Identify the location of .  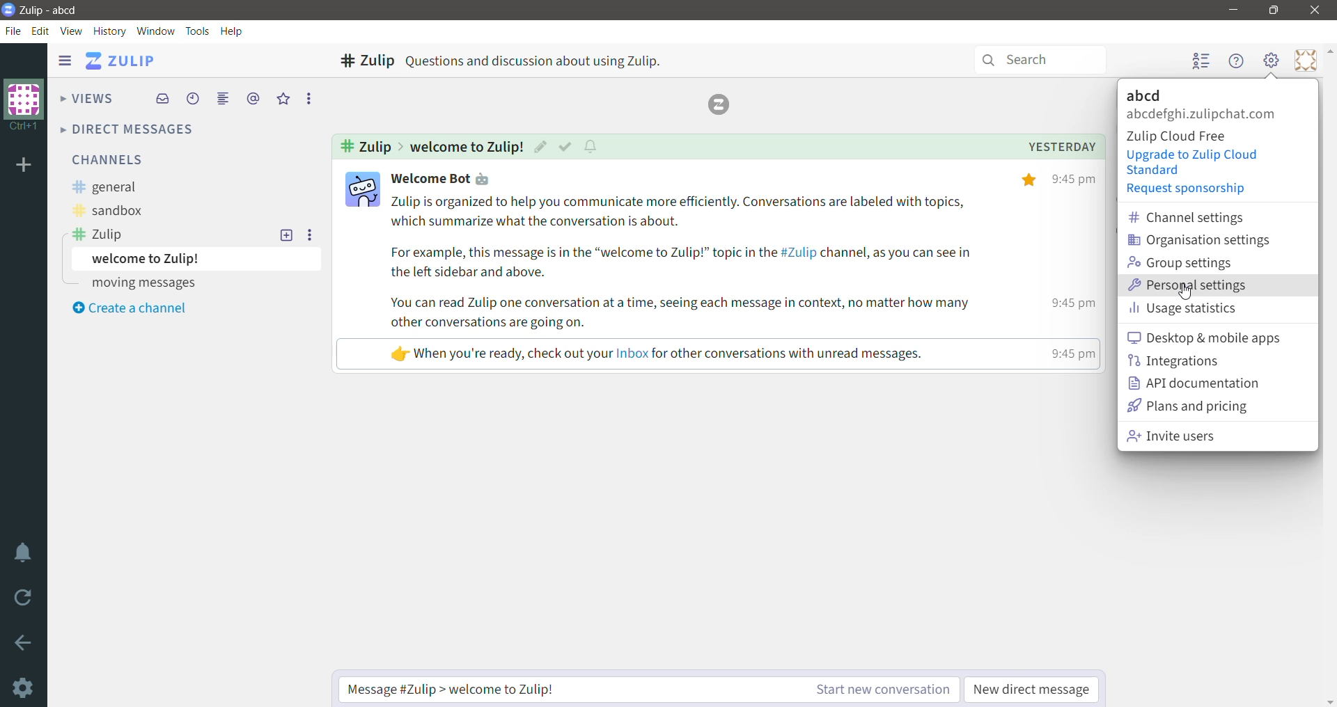
(1185, 189).